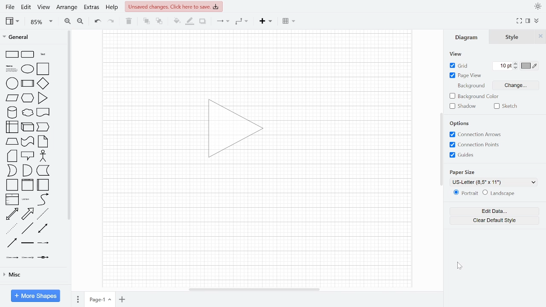 The height and width of the screenshot is (307, 546). Describe the element at coordinates (27, 83) in the screenshot. I see `Process` at that location.